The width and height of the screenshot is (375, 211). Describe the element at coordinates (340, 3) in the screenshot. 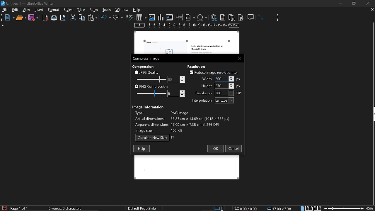

I see `minimize` at that location.